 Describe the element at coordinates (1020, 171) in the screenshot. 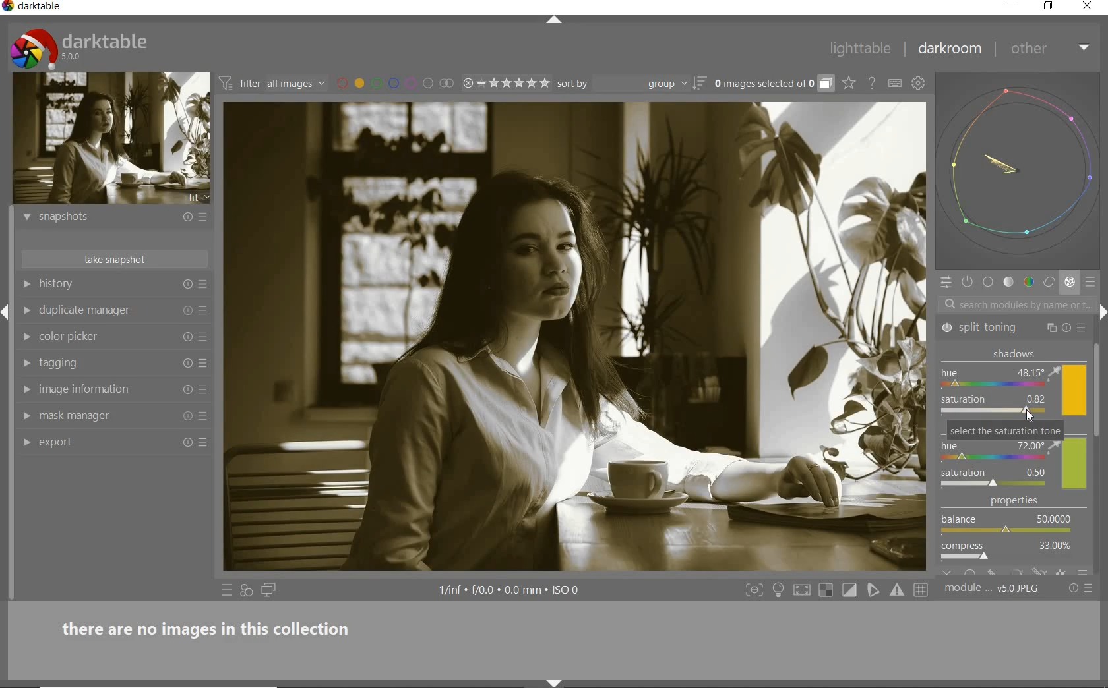

I see `waveform` at that location.